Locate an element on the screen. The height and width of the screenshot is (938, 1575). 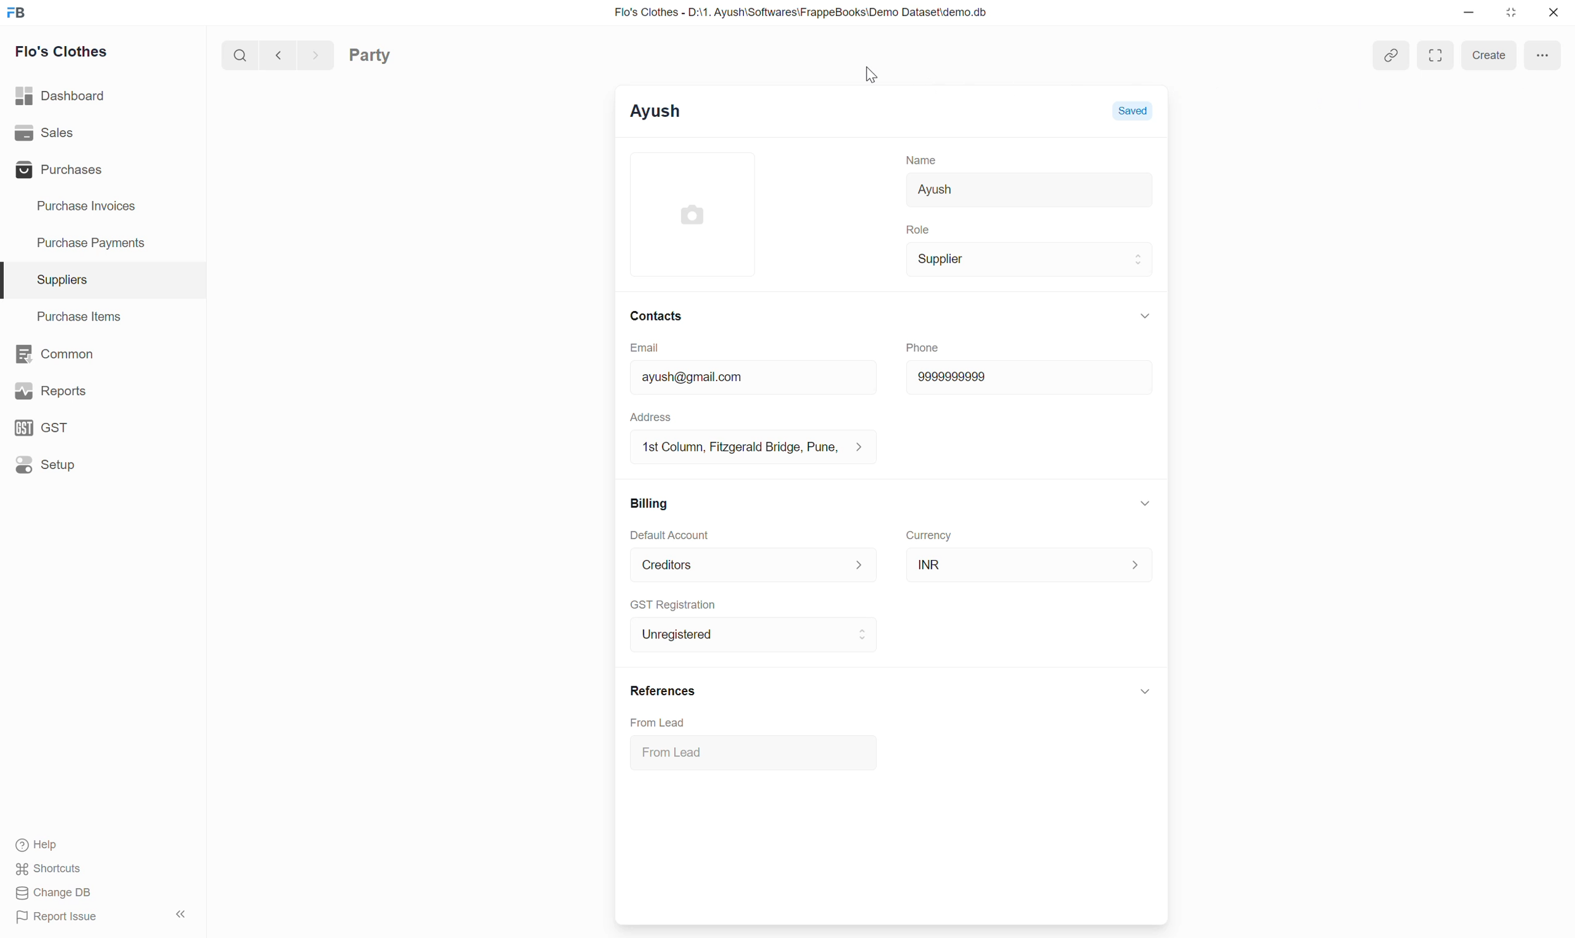
Saved is located at coordinates (1132, 111).